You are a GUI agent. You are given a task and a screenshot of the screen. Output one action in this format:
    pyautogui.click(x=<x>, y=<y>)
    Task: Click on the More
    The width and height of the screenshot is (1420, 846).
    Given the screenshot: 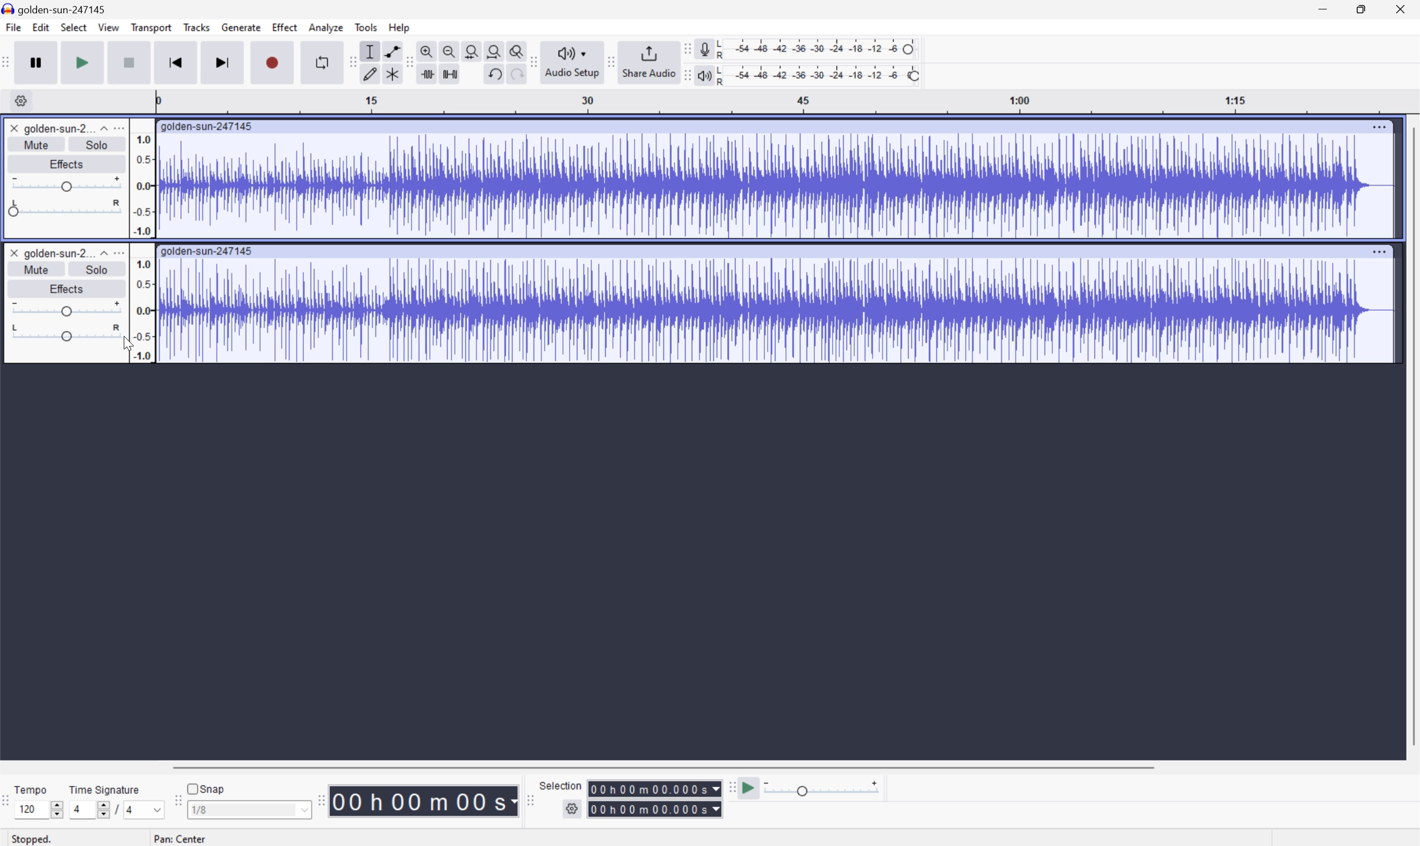 What is the action you would take?
    pyautogui.click(x=1380, y=248)
    